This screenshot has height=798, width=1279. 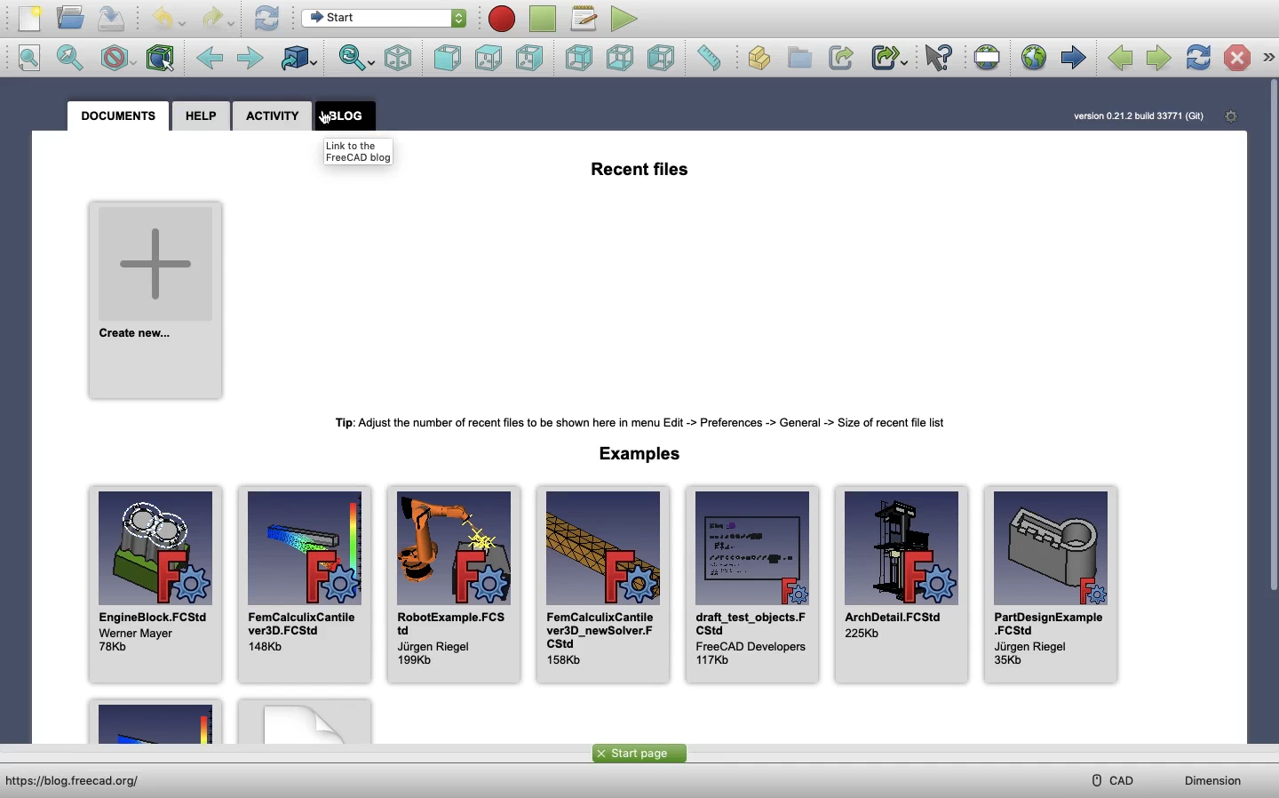 What do you see at coordinates (267, 20) in the screenshot?
I see `Refresh` at bounding box center [267, 20].